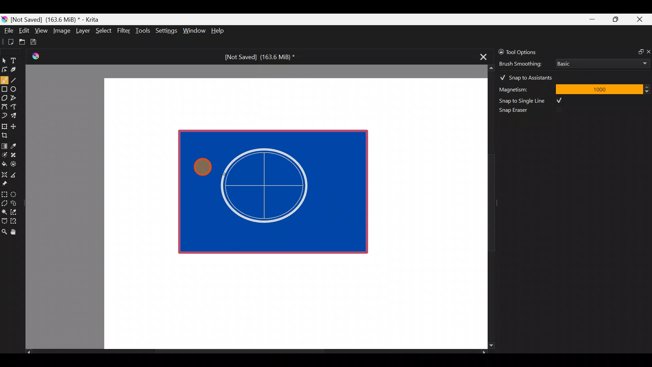 The height and width of the screenshot is (367, 652). I want to click on Krita logo, so click(4, 19).